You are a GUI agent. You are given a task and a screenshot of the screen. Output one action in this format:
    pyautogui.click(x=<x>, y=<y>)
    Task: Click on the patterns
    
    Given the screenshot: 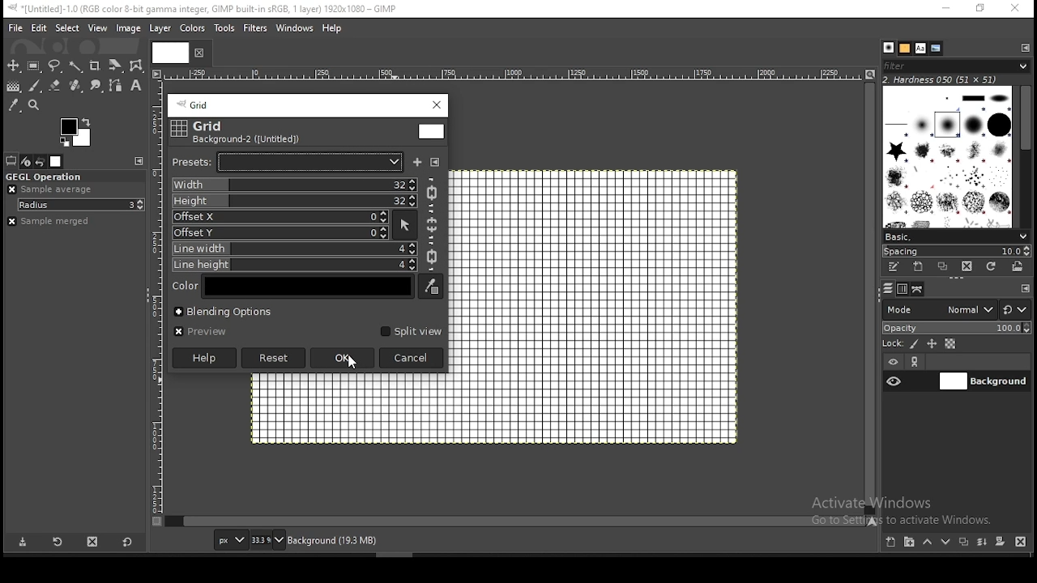 What is the action you would take?
    pyautogui.click(x=905, y=49)
    